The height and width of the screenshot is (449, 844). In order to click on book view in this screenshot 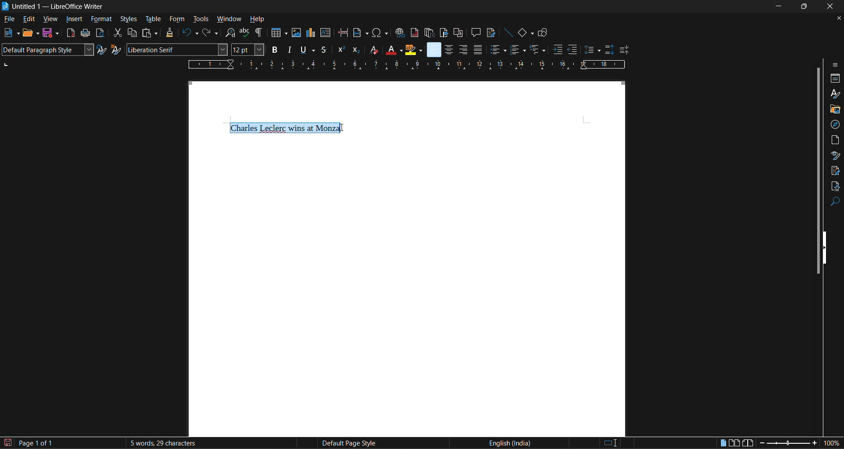, I will do `click(748, 444)`.